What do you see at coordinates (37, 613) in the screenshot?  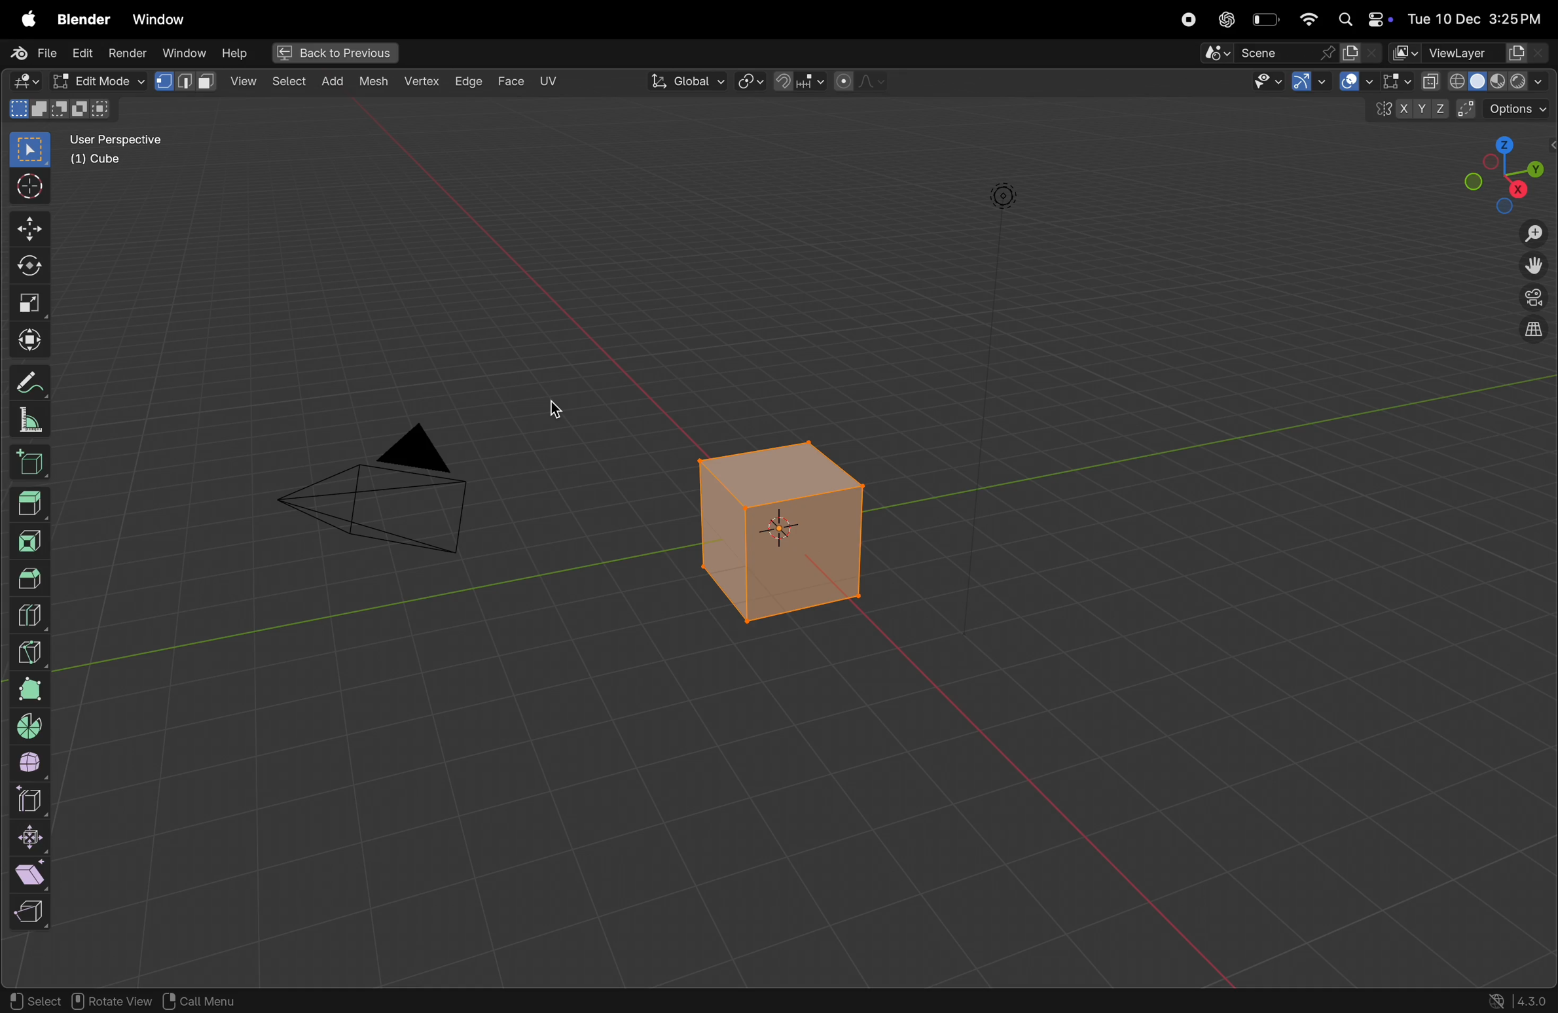 I see `loop cut` at bounding box center [37, 613].